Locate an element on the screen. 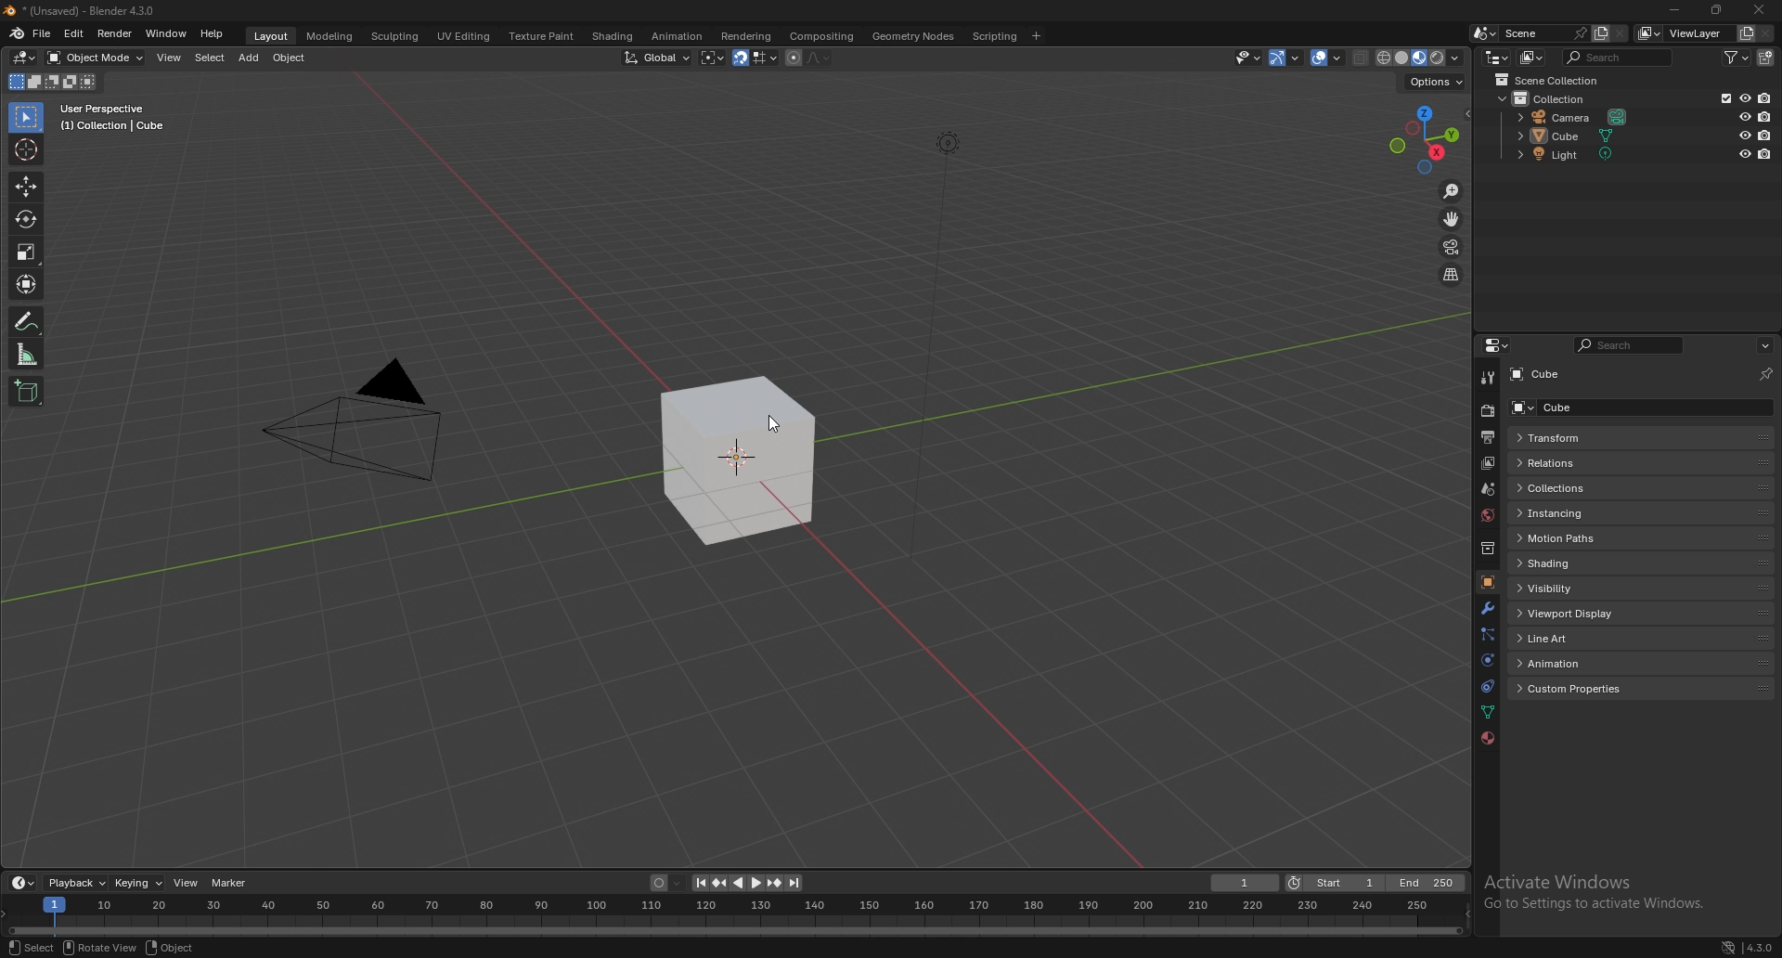 The width and height of the screenshot is (1782, 958). add viewlayer is located at coordinates (1747, 32).